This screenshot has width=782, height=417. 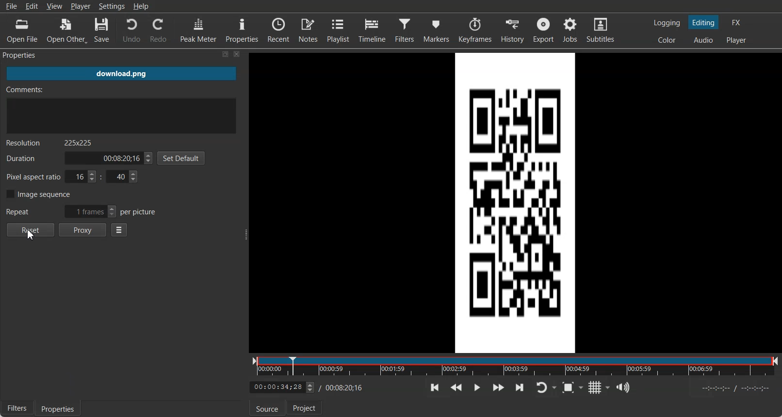 What do you see at coordinates (122, 110) in the screenshot?
I see `Enter Comment` at bounding box center [122, 110].